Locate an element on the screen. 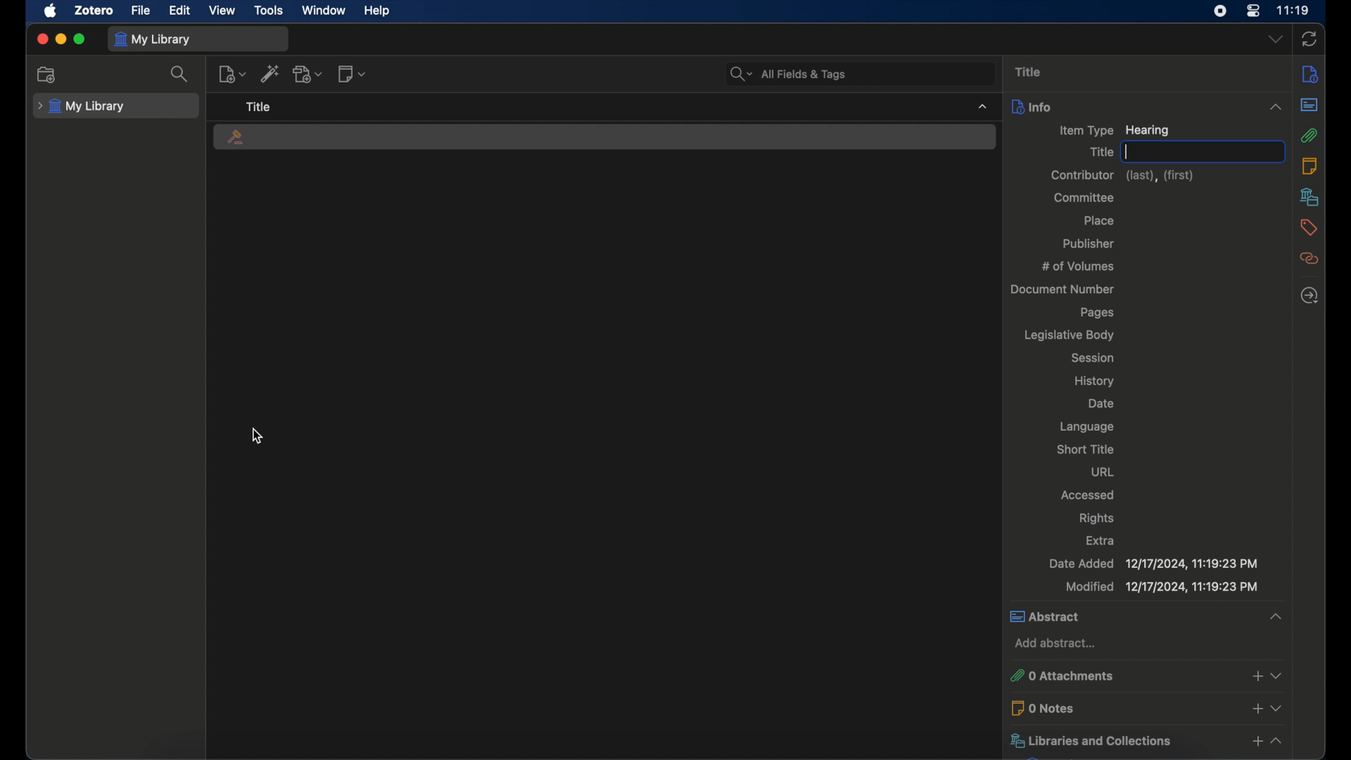  new note is located at coordinates (352, 73).